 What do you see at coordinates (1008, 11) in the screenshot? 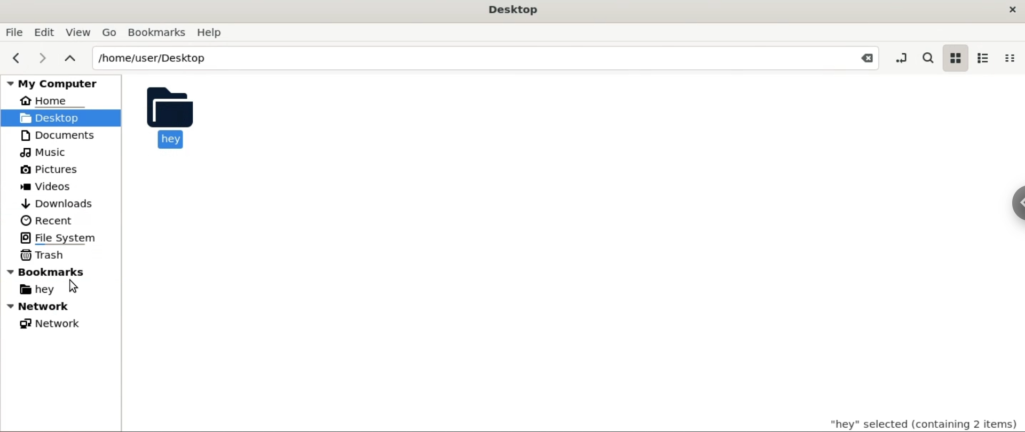
I see `close` at bounding box center [1008, 11].